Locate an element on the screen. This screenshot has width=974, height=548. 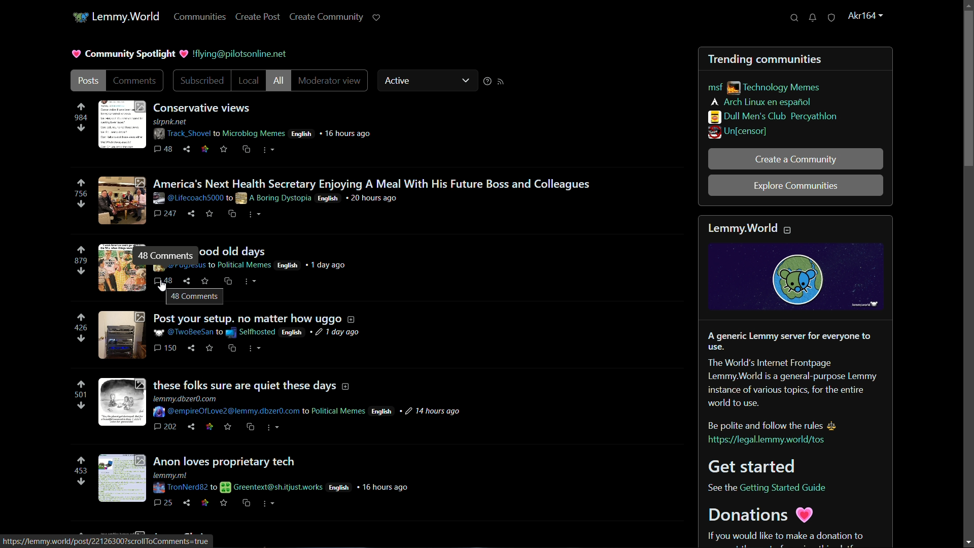
number of votes is located at coordinates (82, 194).